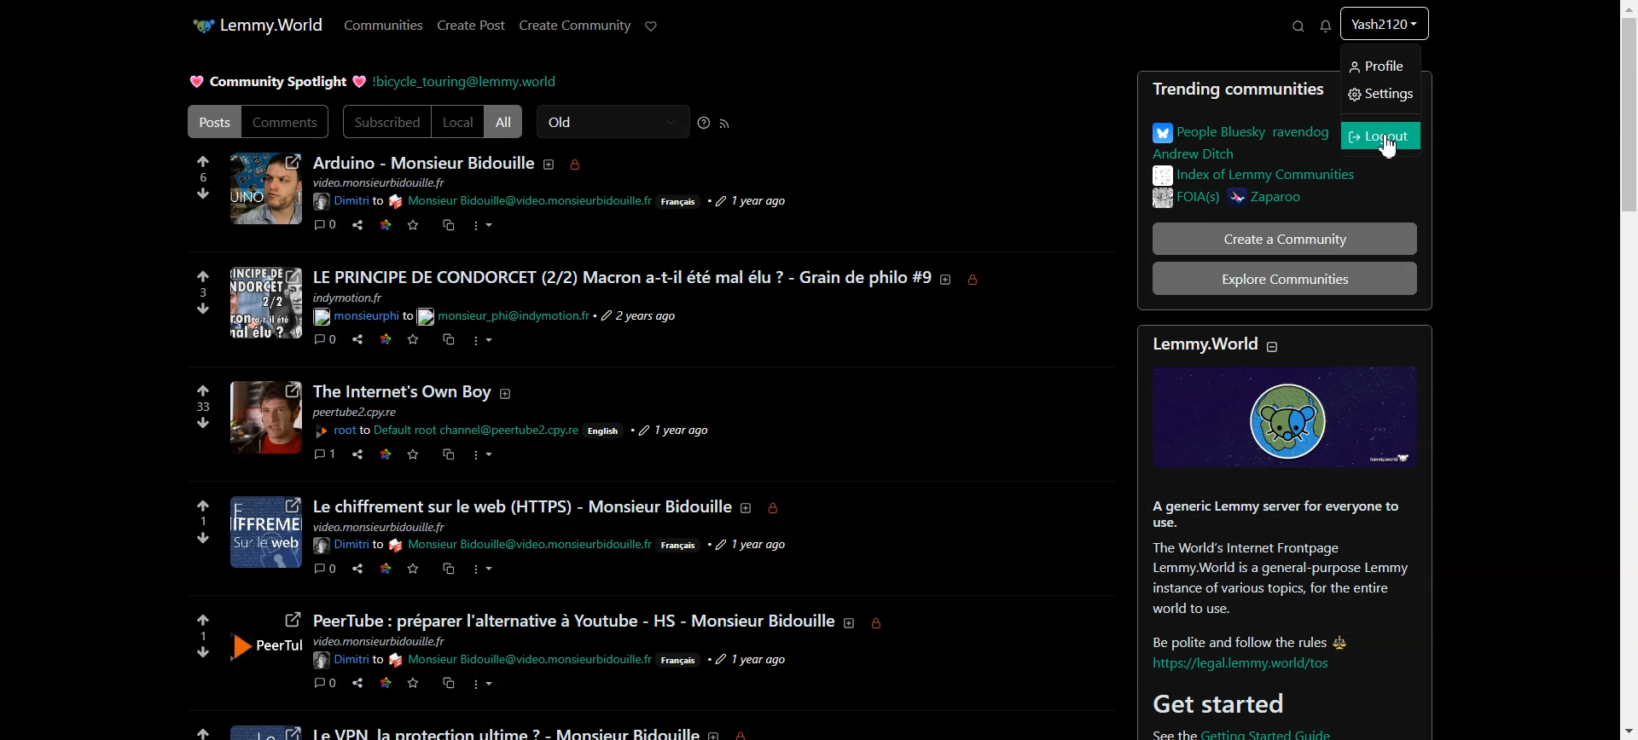 The image size is (1638, 740). What do you see at coordinates (682, 662) in the screenshot?
I see `Francais` at bounding box center [682, 662].